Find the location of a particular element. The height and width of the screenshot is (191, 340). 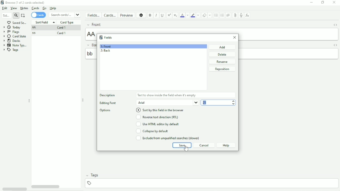

Sort by this field in the bowser is located at coordinates (162, 110).